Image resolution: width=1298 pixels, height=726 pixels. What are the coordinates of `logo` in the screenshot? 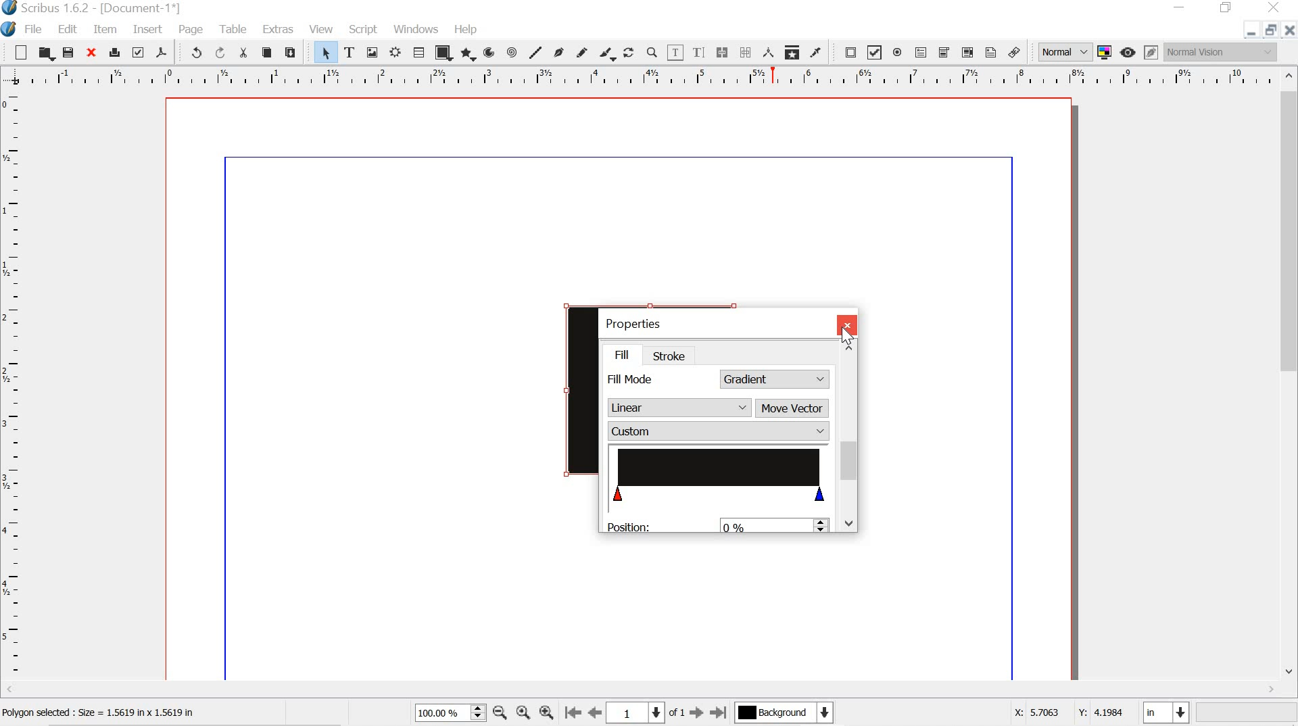 It's located at (9, 28).